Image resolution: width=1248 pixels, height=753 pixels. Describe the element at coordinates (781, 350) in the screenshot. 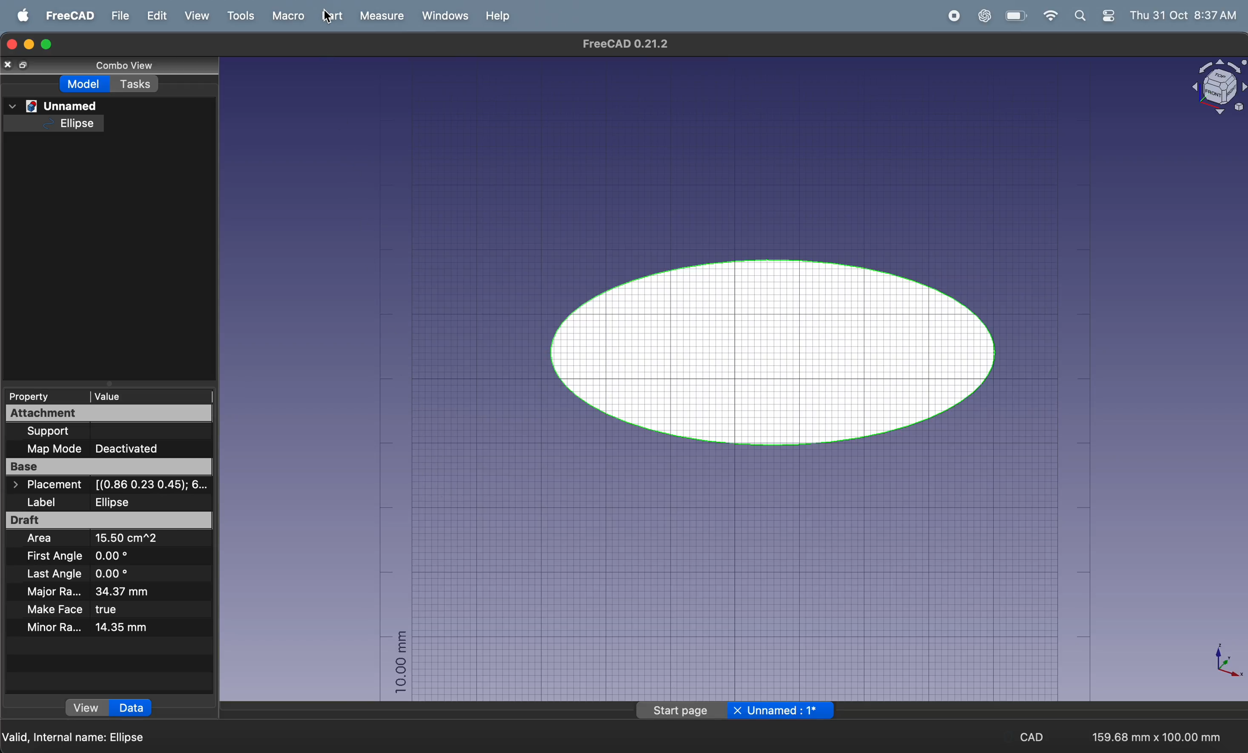

I see `ellipse` at that location.